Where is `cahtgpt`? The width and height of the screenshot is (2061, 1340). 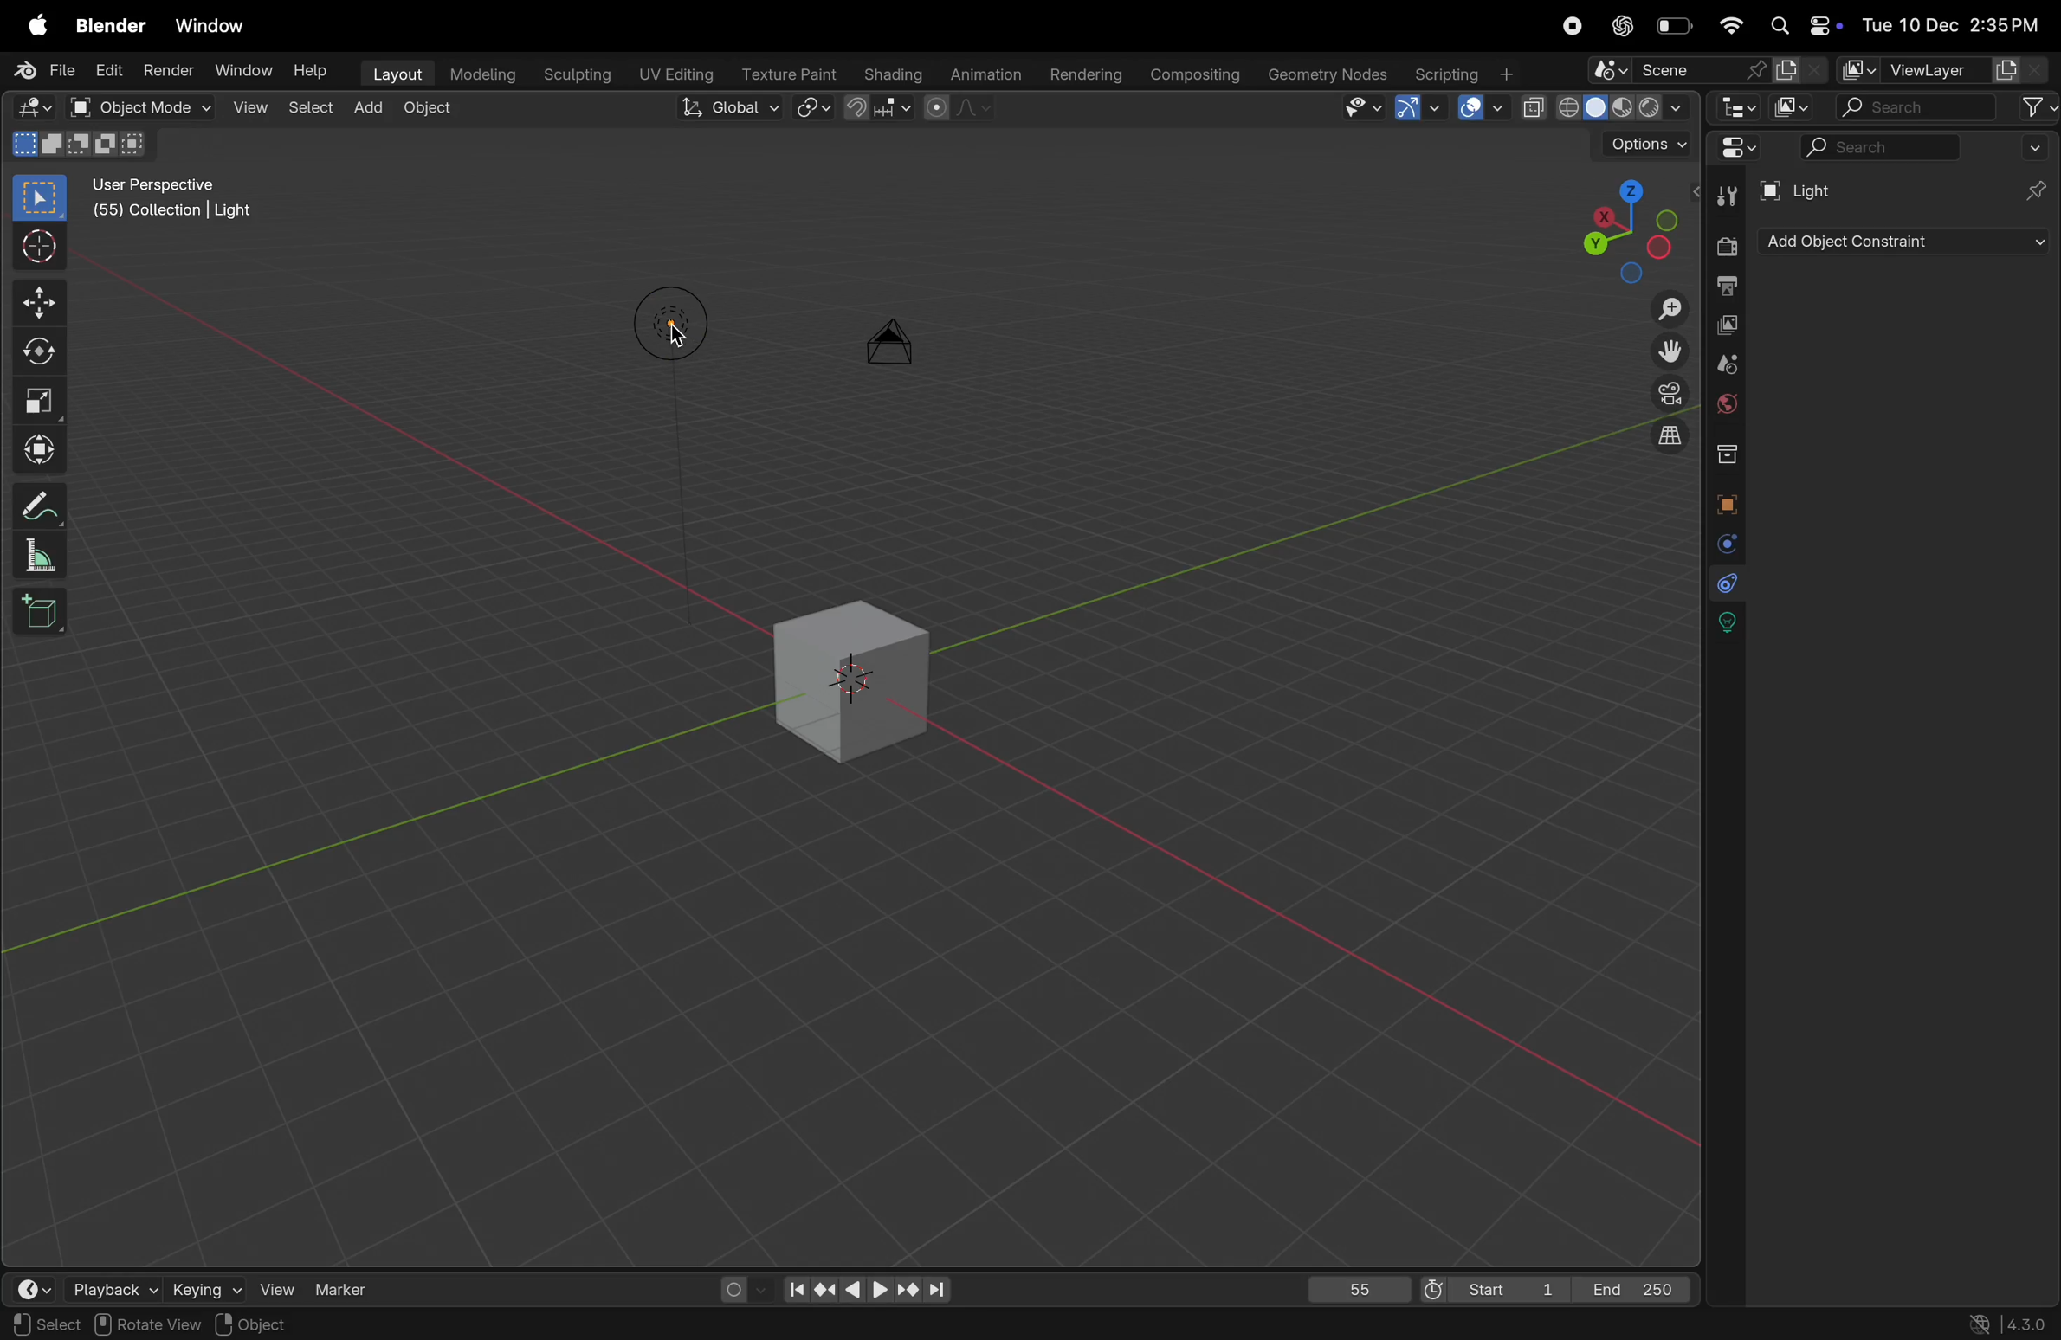 cahtgpt is located at coordinates (1621, 26).